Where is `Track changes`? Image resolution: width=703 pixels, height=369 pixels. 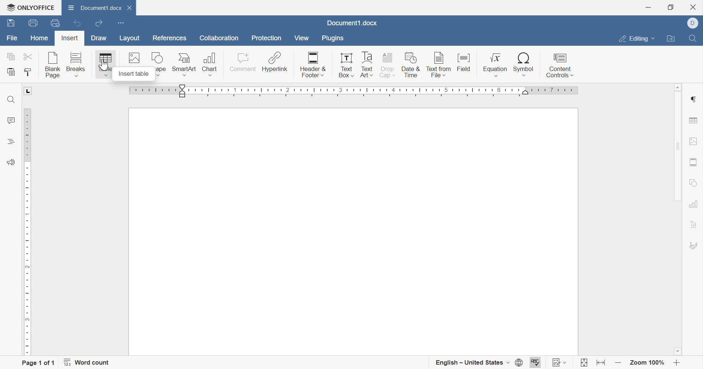 Track changes is located at coordinates (560, 362).